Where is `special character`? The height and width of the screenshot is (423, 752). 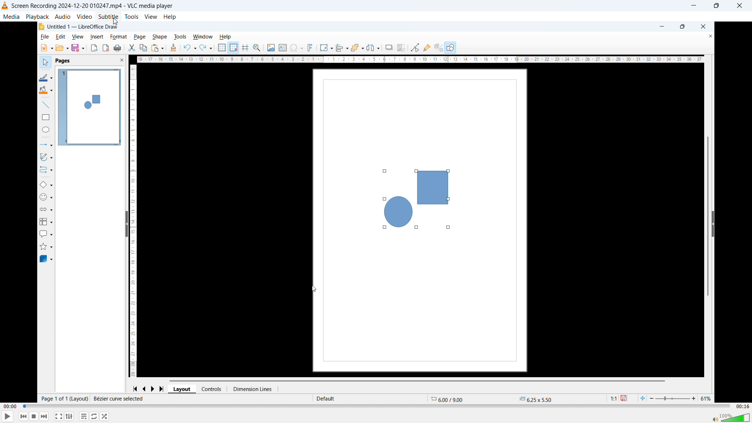 special character is located at coordinates (297, 48).